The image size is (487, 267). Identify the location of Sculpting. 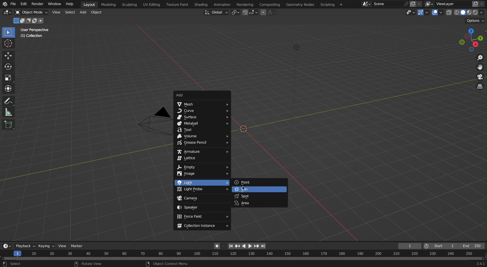
(129, 4).